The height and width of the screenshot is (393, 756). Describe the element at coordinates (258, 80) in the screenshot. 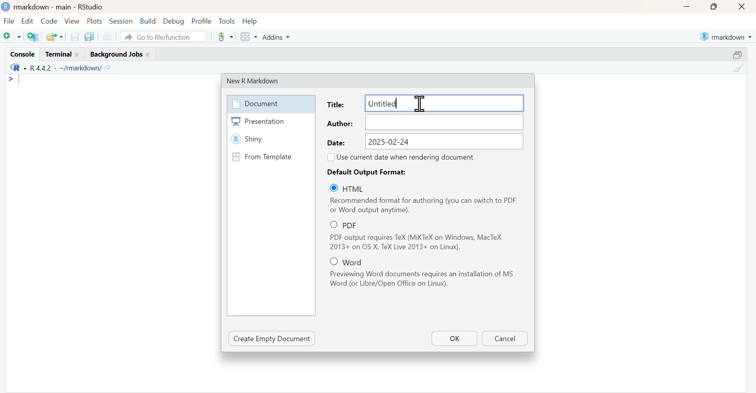

I see `new R Markdown` at that location.